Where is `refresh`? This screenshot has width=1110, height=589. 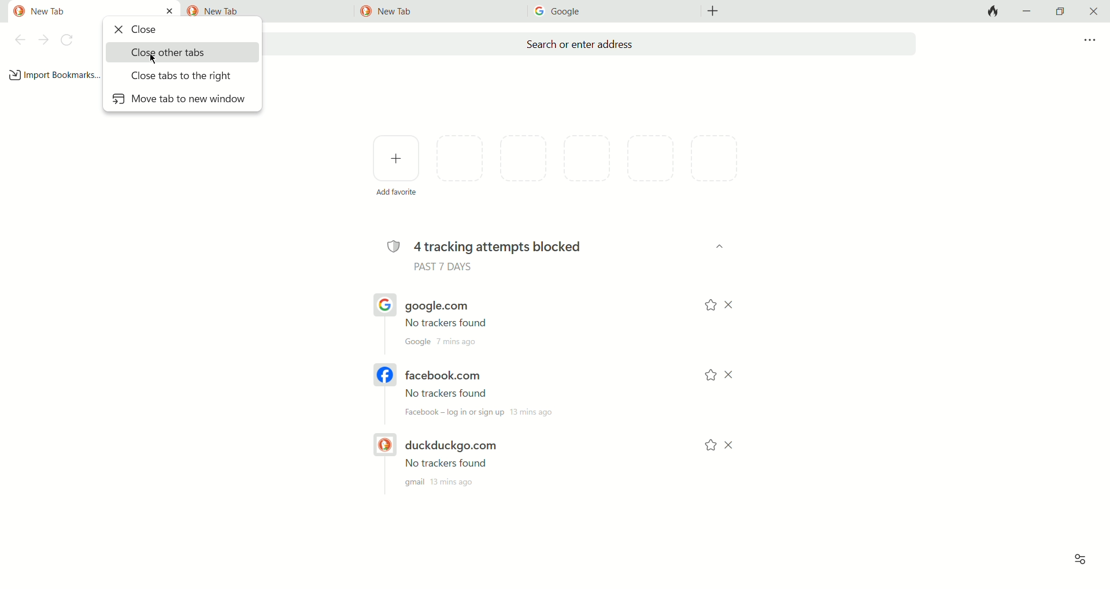 refresh is located at coordinates (68, 41).